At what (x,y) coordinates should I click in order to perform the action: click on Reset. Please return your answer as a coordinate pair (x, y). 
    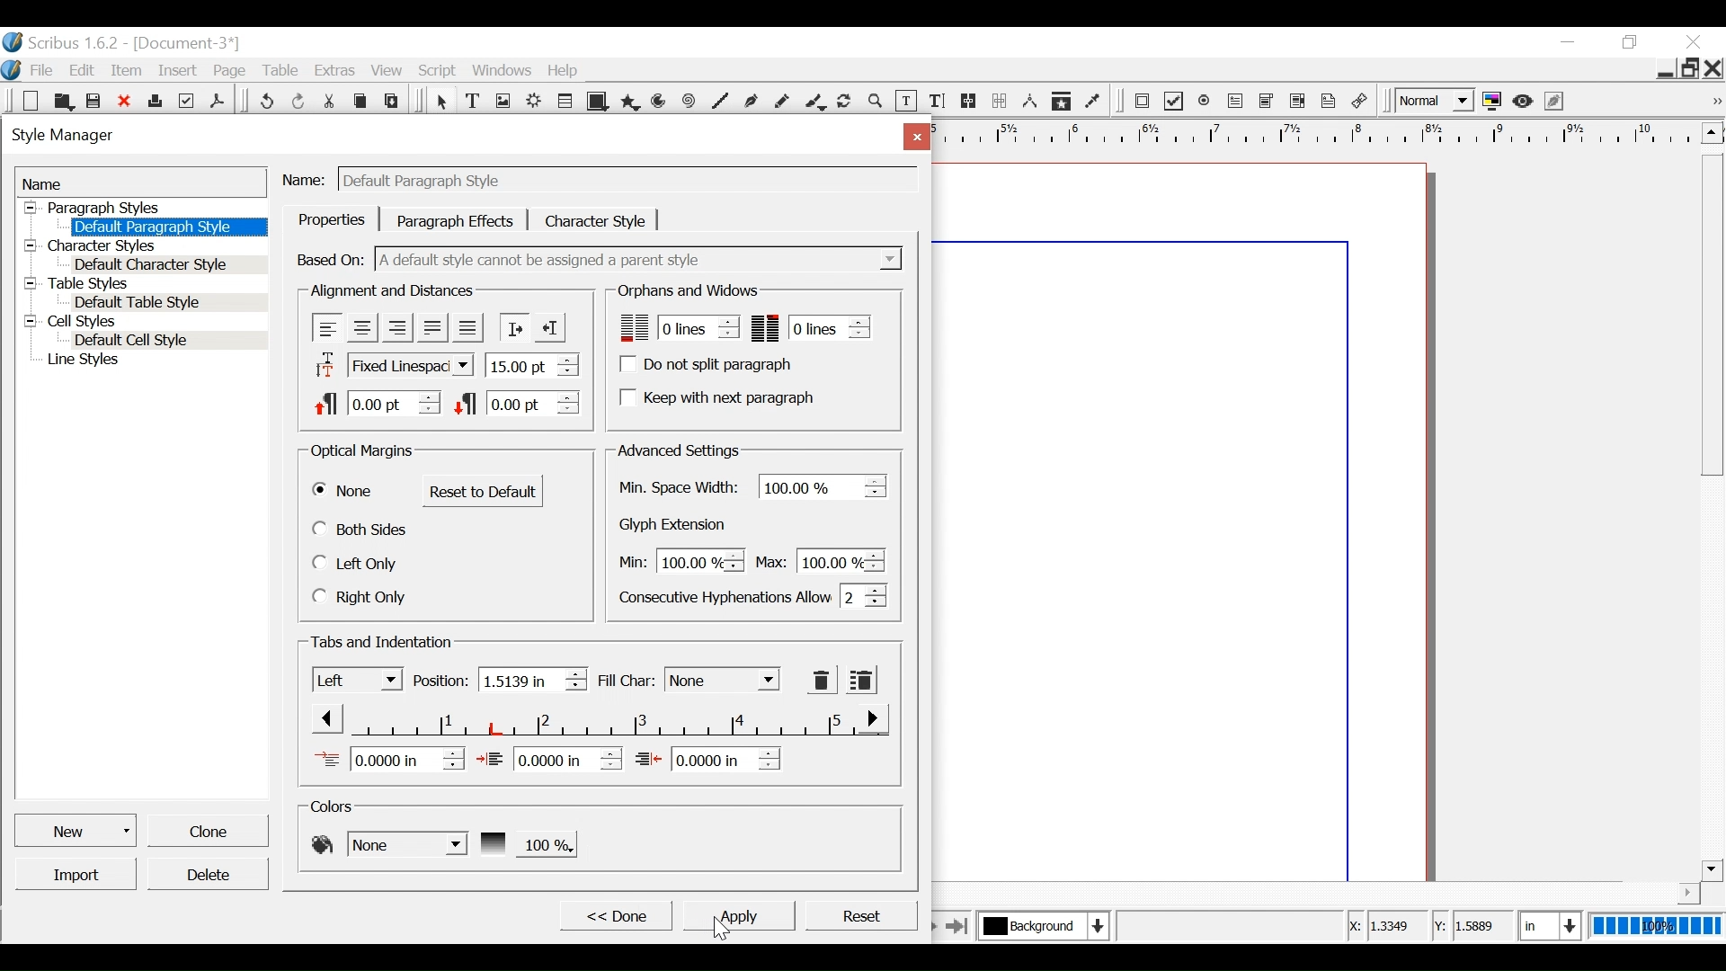
    Looking at the image, I should click on (860, 914).